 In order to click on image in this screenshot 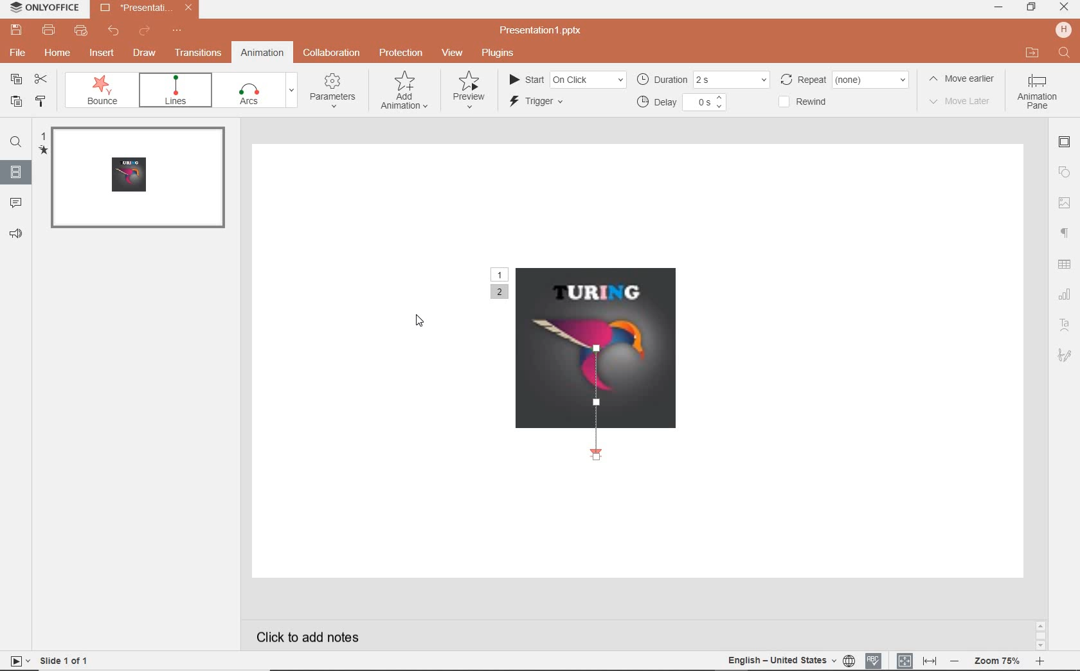, I will do `click(1066, 204)`.